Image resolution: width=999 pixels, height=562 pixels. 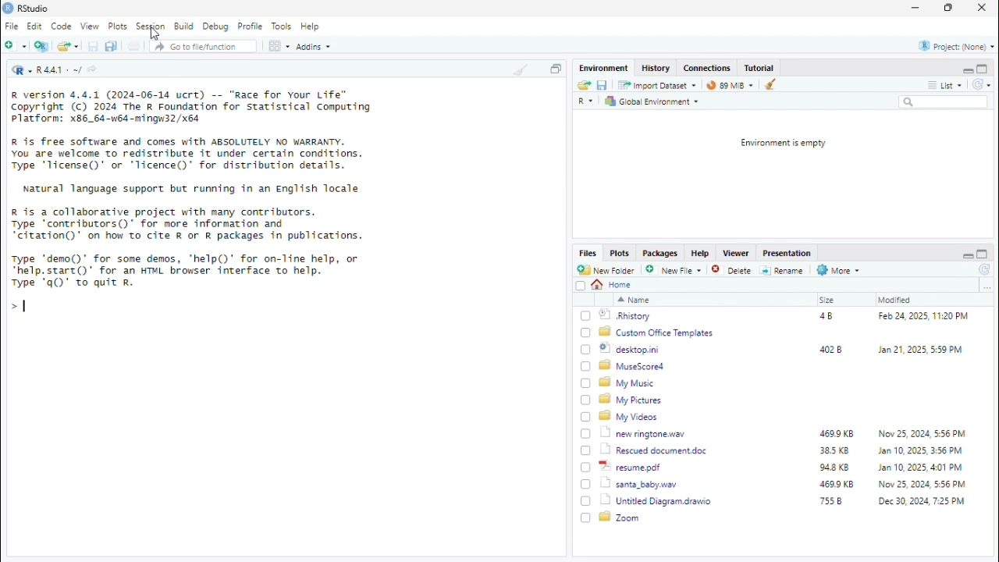 I want to click on maximise, so click(x=948, y=7).